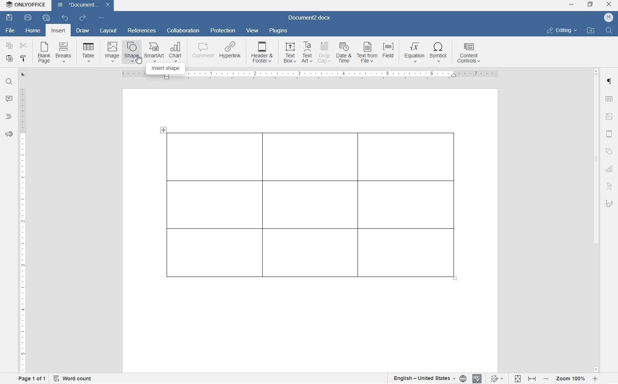  Describe the element at coordinates (253, 31) in the screenshot. I see `view` at that location.